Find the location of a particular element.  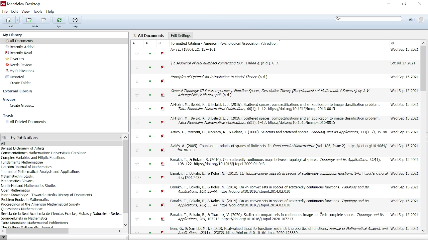

citation is located at coordinates (279, 229).